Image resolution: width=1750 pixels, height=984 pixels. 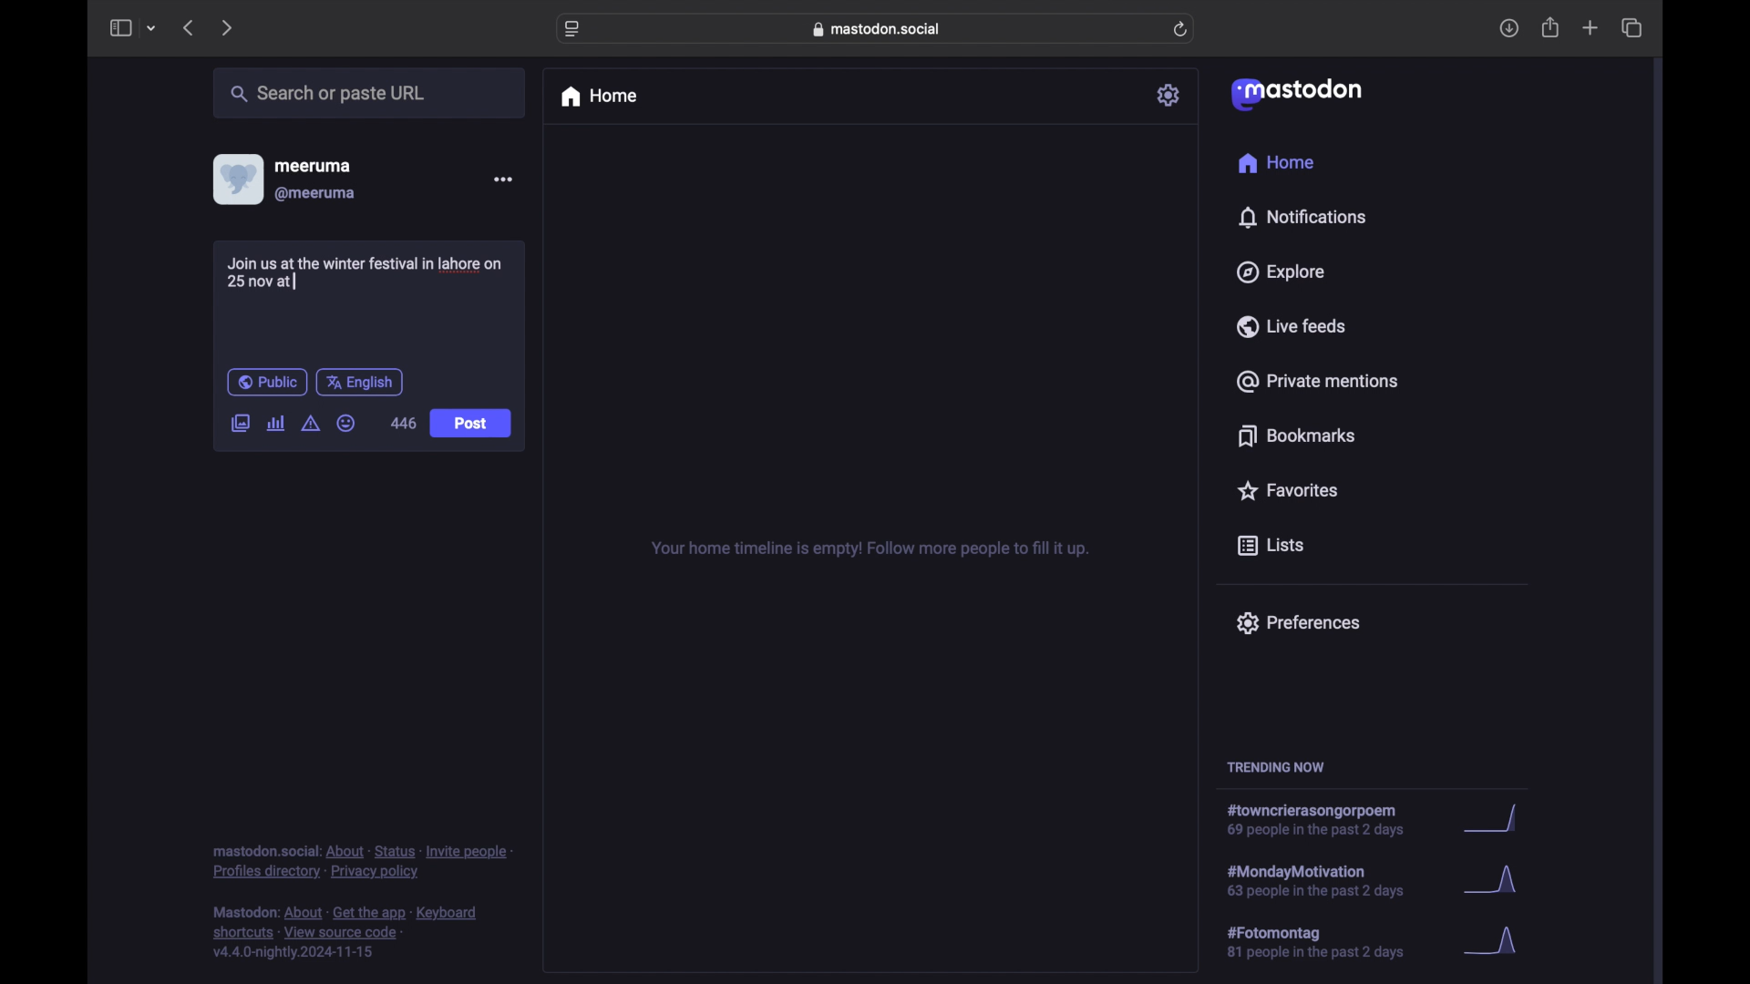 What do you see at coordinates (1292, 326) in the screenshot?
I see `live feeds` at bounding box center [1292, 326].